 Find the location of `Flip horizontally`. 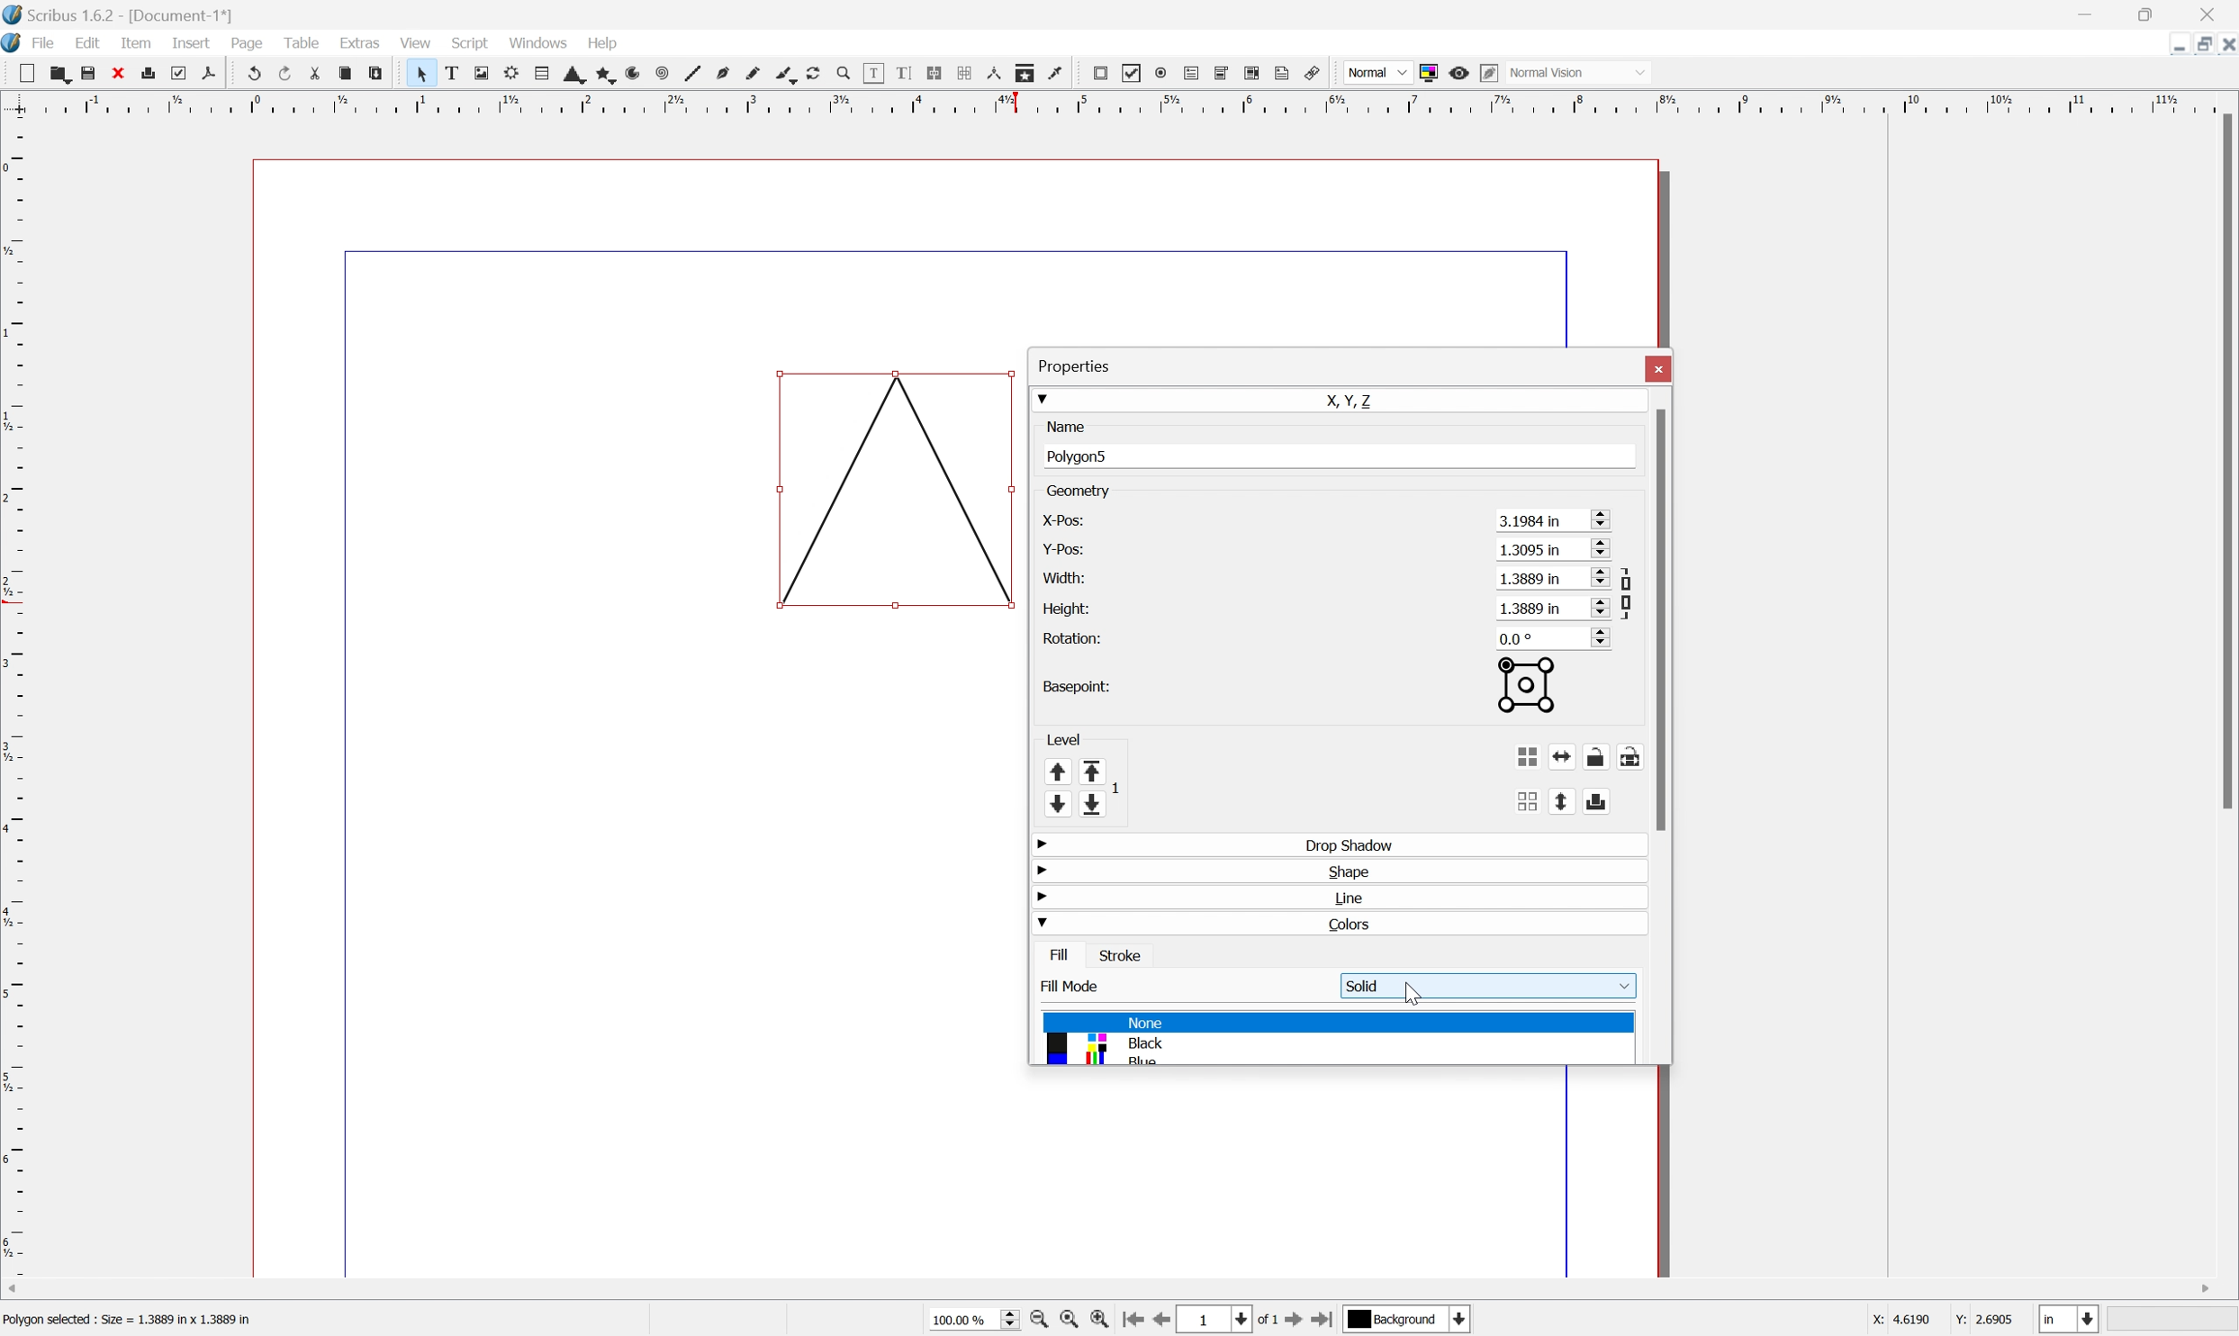

Flip horizontally is located at coordinates (1585, 754).